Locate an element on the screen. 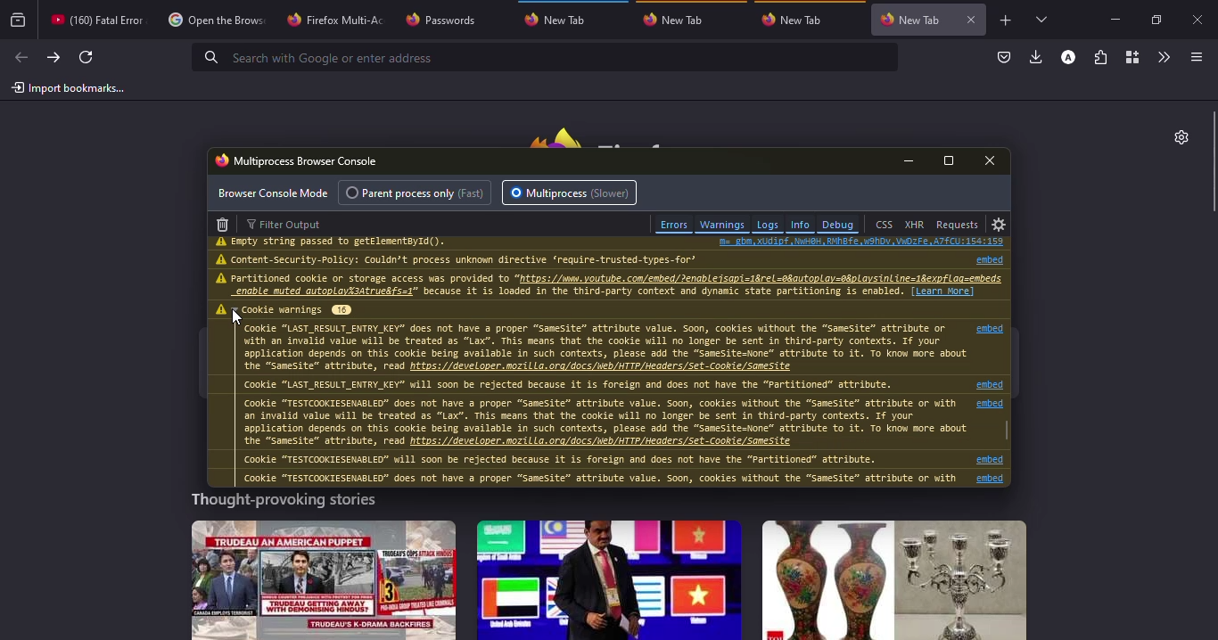 The image size is (1218, 640). debug is located at coordinates (838, 225).